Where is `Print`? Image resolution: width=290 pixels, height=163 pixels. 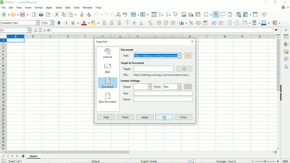
Print is located at coordinates (41, 15).